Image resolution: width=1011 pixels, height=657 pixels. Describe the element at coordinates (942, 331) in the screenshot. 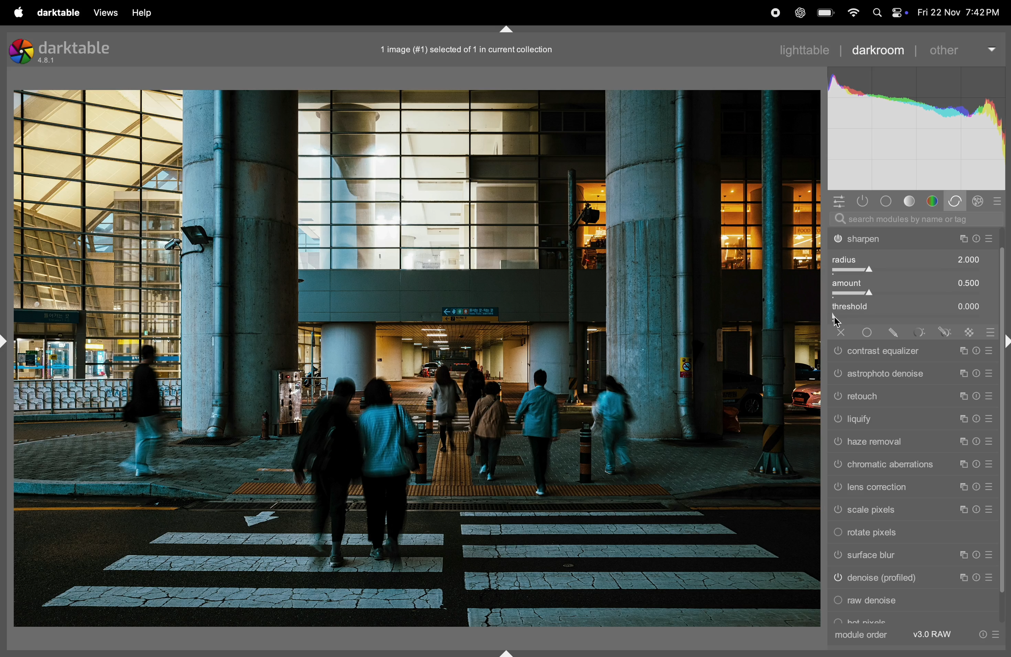

I see `draw a parametric mask` at that location.